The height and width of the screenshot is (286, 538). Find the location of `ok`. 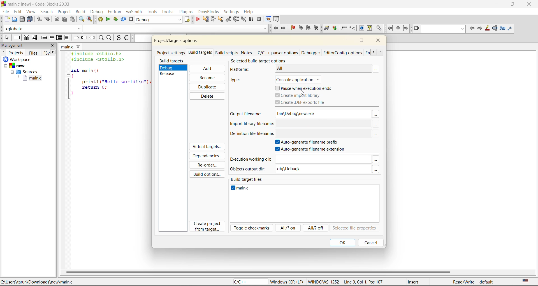

ok is located at coordinates (342, 242).